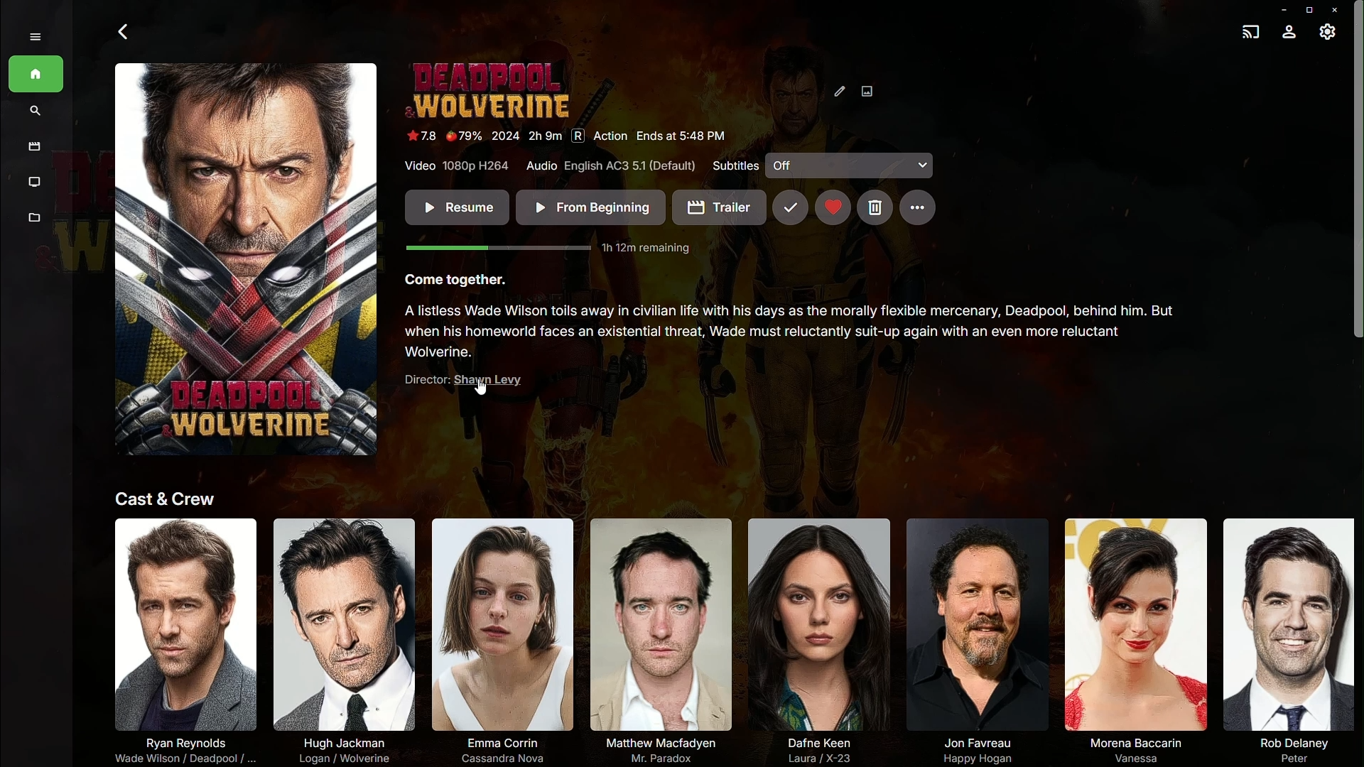  Describe the element at coordinates (1284, 639) in the screenshot. I see `Rob Delaney` at that location.